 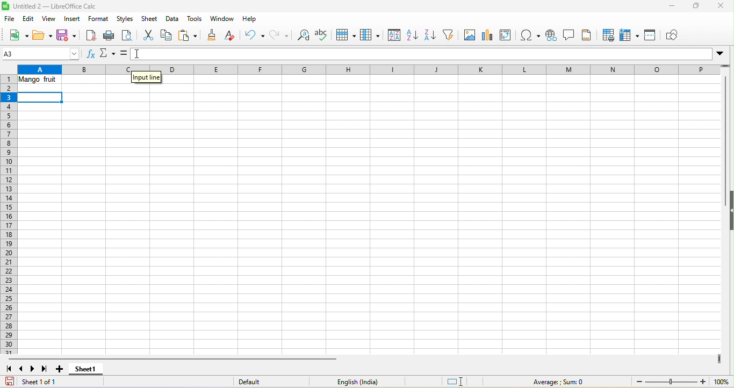 What do you see at coordinates (53, 4) in the screenshot?
I see `untitled 2- libreoffice calc` at bounding box center [53, 4].